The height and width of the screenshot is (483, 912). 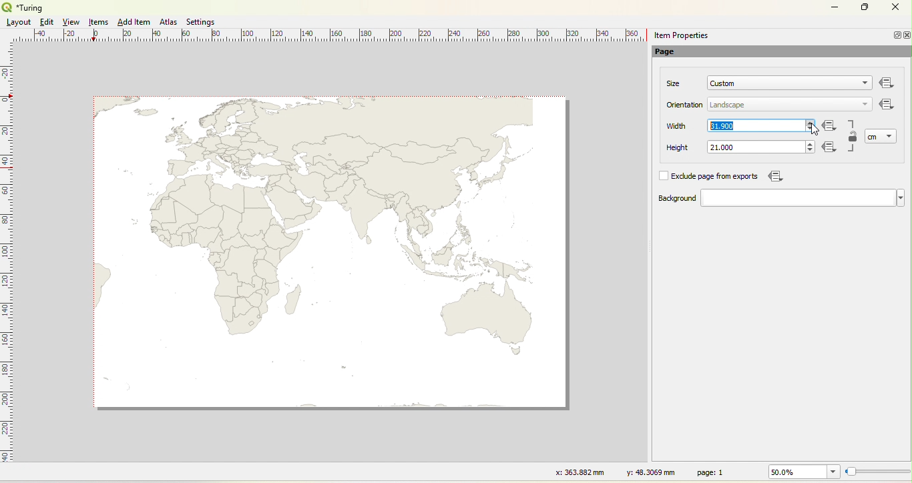 I want to click on , so click(x=887, y=83).